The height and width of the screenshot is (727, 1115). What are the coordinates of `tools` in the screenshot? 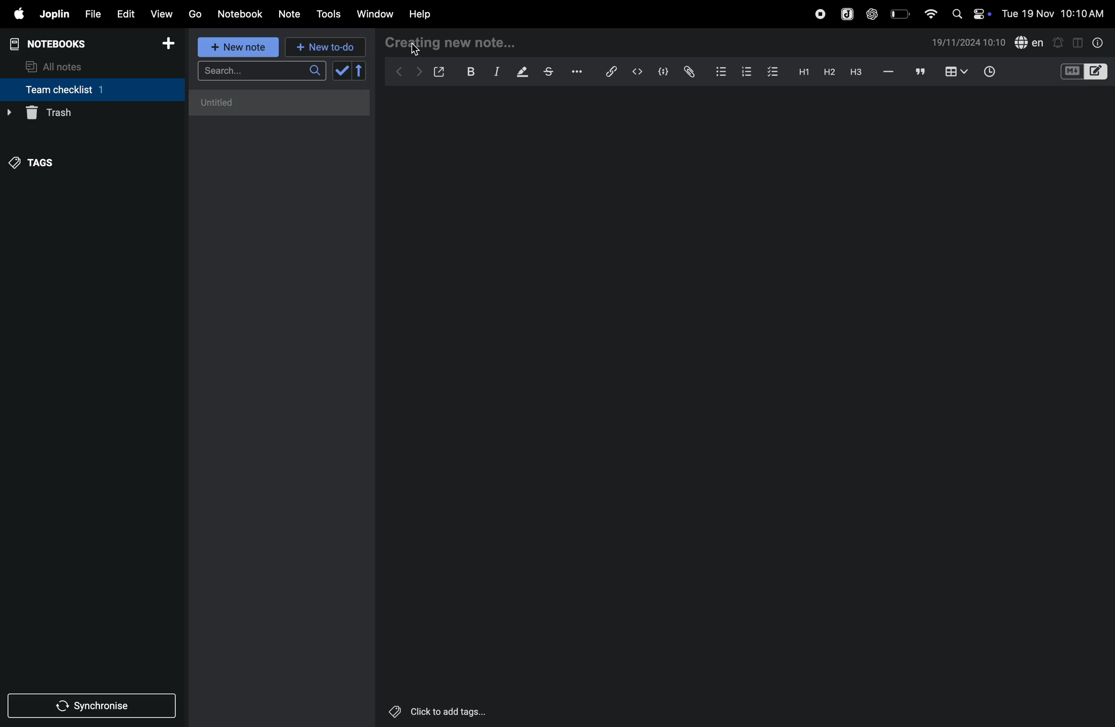 It's located at (330, 14).